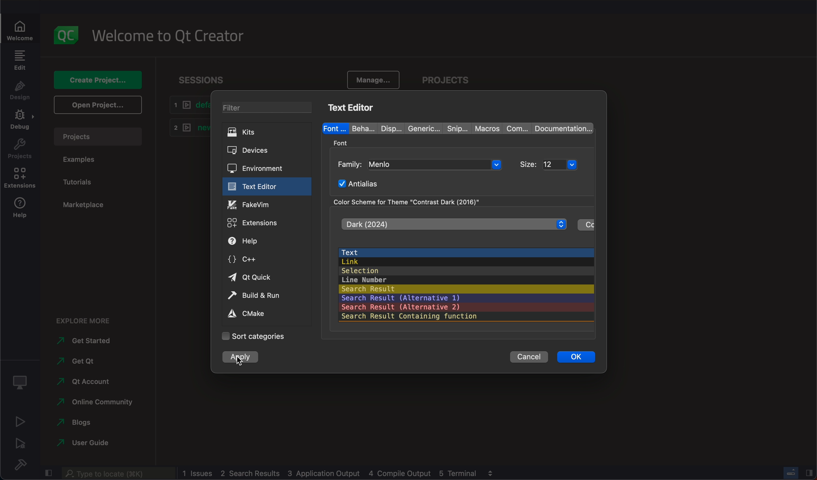 This screenshot has height=480, width=817. I want to click on open , so click(97, 107).